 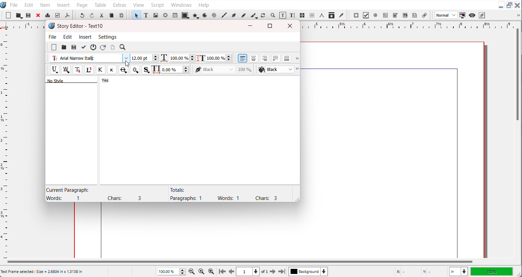 I want to click on Subscript, so click(x=77, y=70).